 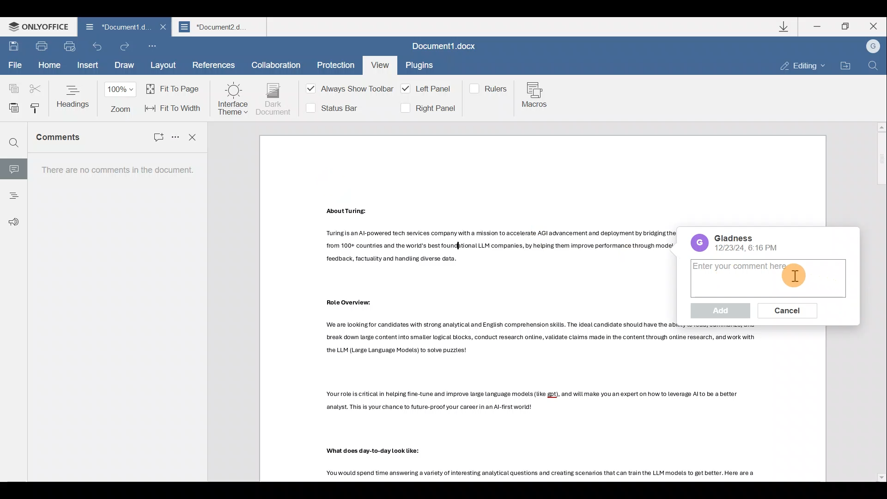 What do you see at coordinates (11, 106) in the screenshot?
I see `Paste` at bounding box center [11, 106].